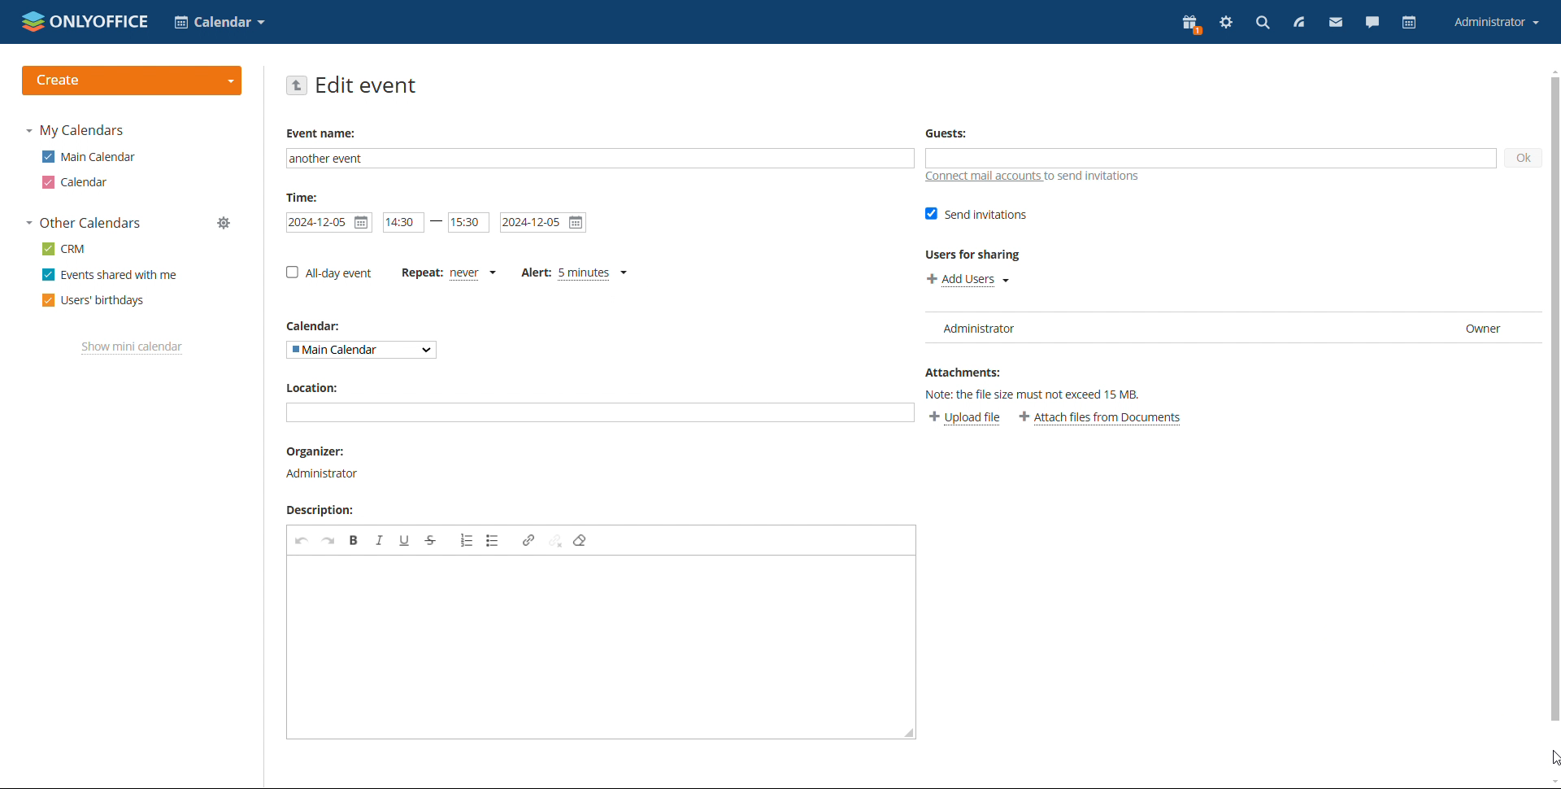 The width and height of the screenshot is (1561, 789). What do you see at coordinates (361, 351) in the screenshot?
I see `select calendar` at bounding box center [361, 351].